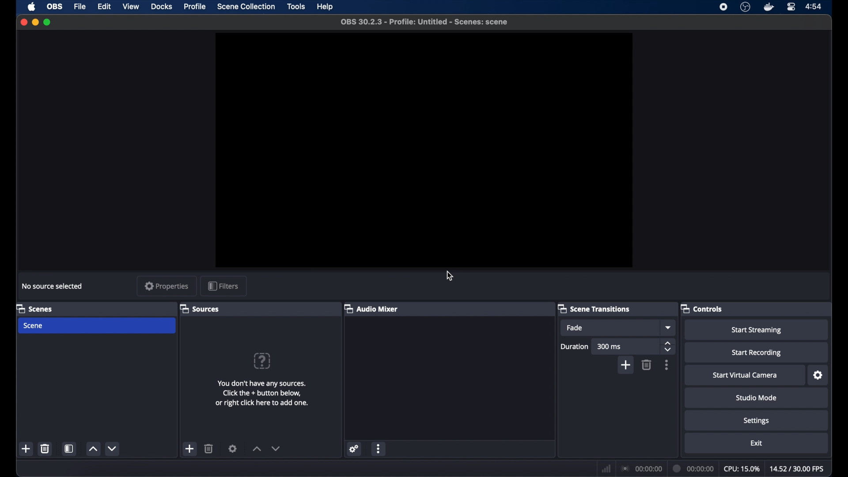  Describe the element at coordinates (695, 467) in the screenshot. I see `current time indicator` at that location.